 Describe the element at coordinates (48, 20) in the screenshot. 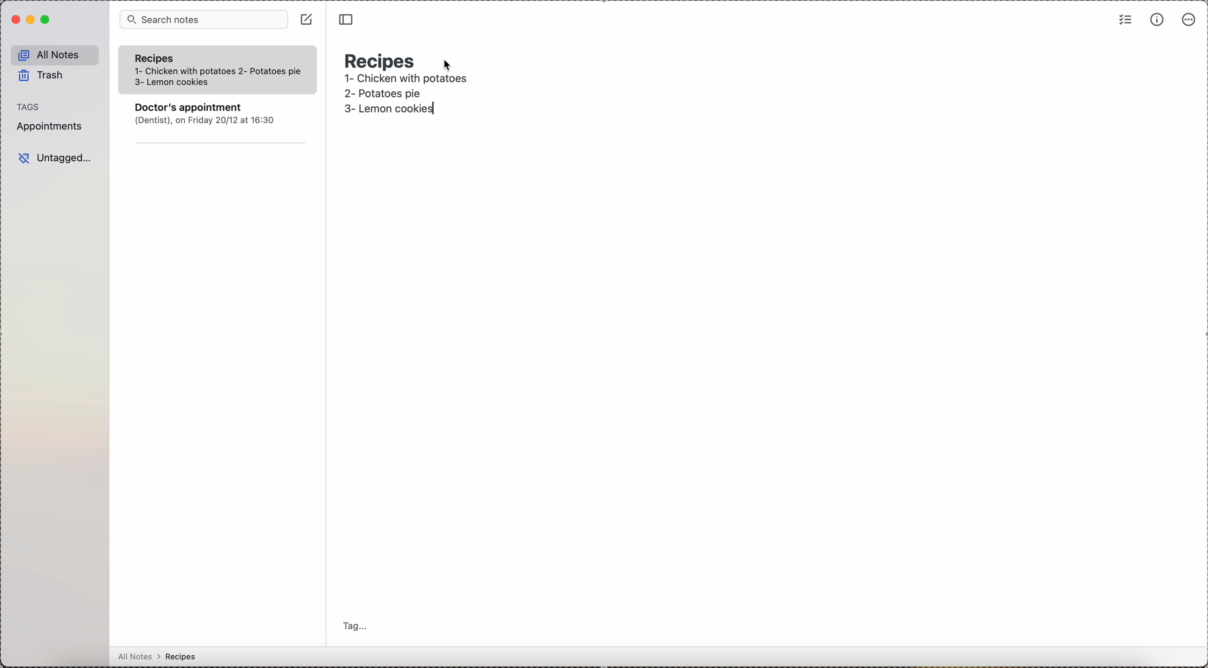

I see `maximize` at that location.